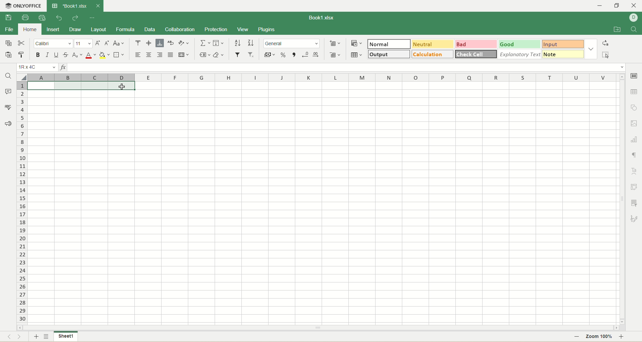 The width and height of the screenshot is (642, 342). I want to click on zoom out, so click(576, 337).